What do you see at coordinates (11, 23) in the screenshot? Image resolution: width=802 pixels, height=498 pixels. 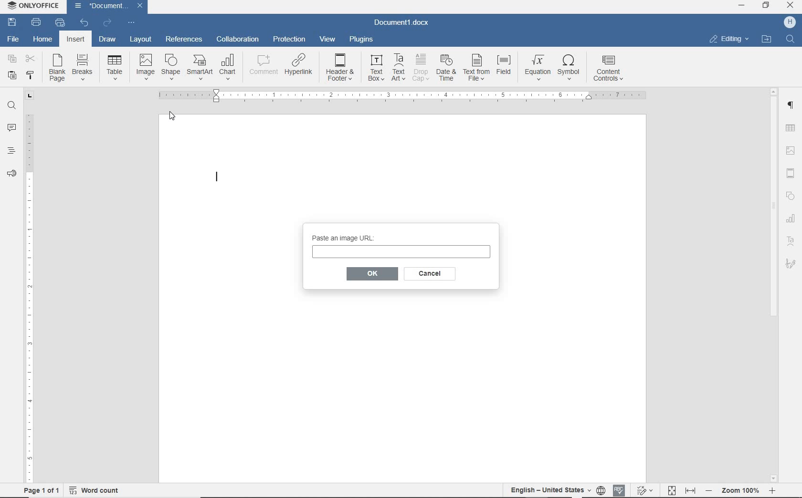 I see `save` at bounding box center [11, 23].